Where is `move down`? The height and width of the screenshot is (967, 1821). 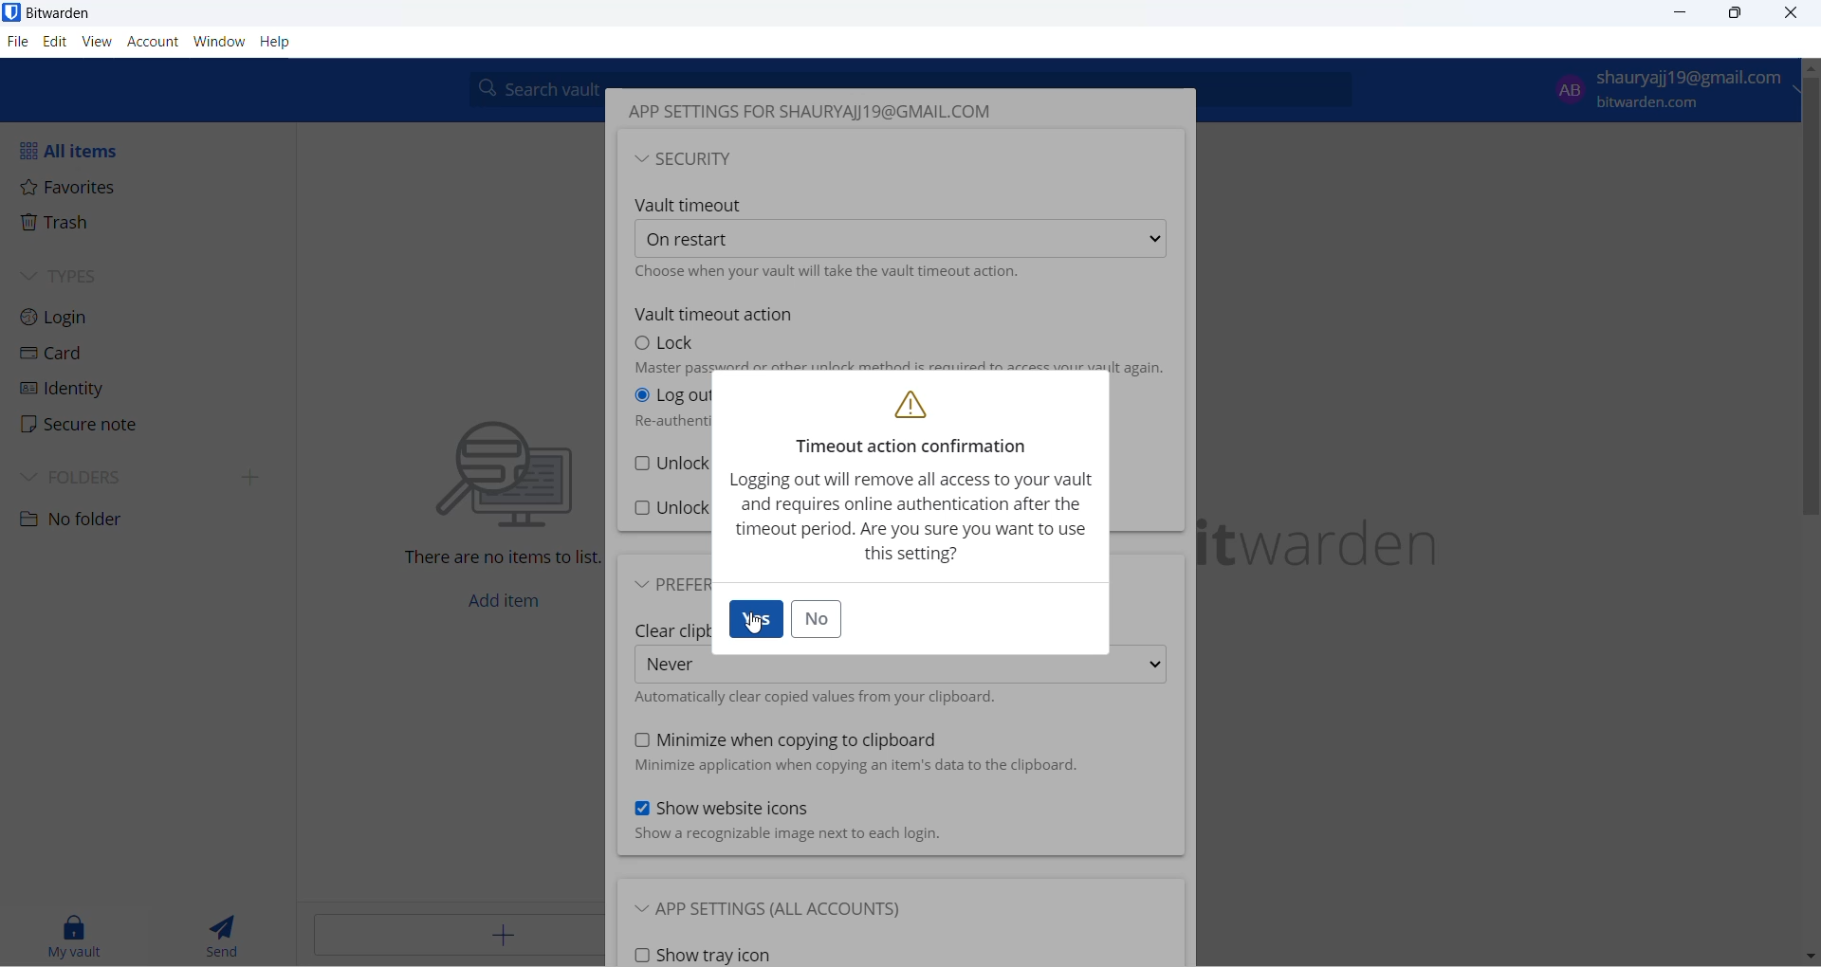
move down is located at coordinates (1810, 956).